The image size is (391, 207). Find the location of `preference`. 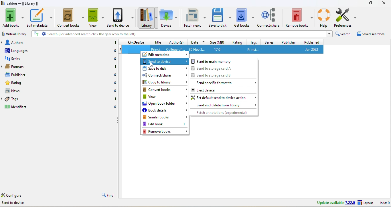

preference is located at coordinates (346, 18).